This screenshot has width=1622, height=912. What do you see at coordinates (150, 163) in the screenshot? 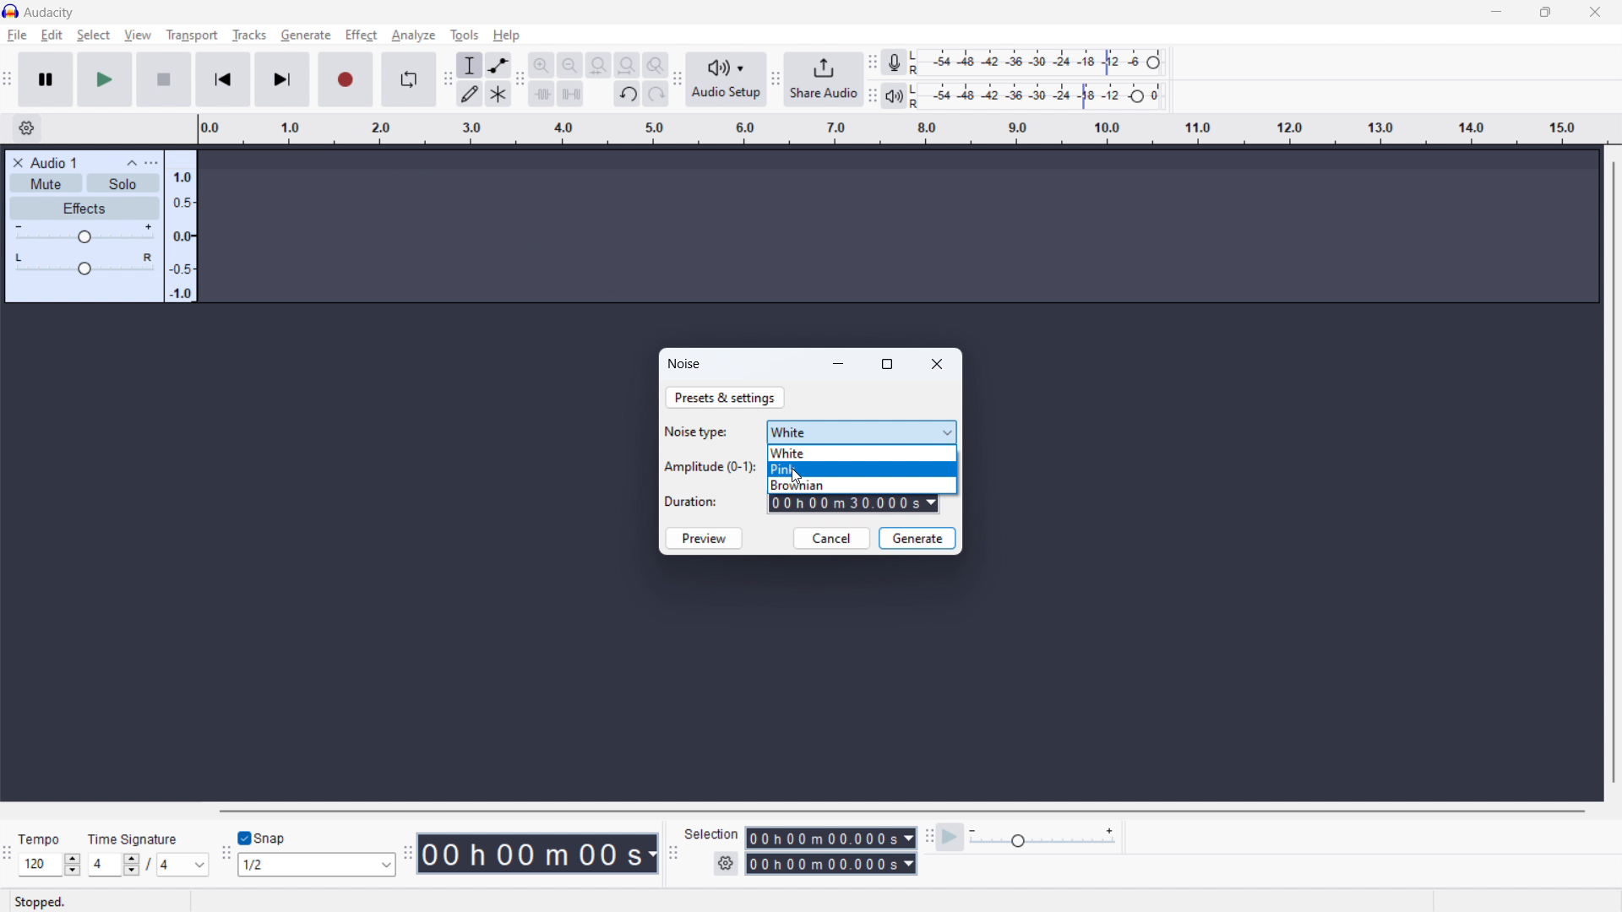
I see `options` at bounding box center [150, 163].